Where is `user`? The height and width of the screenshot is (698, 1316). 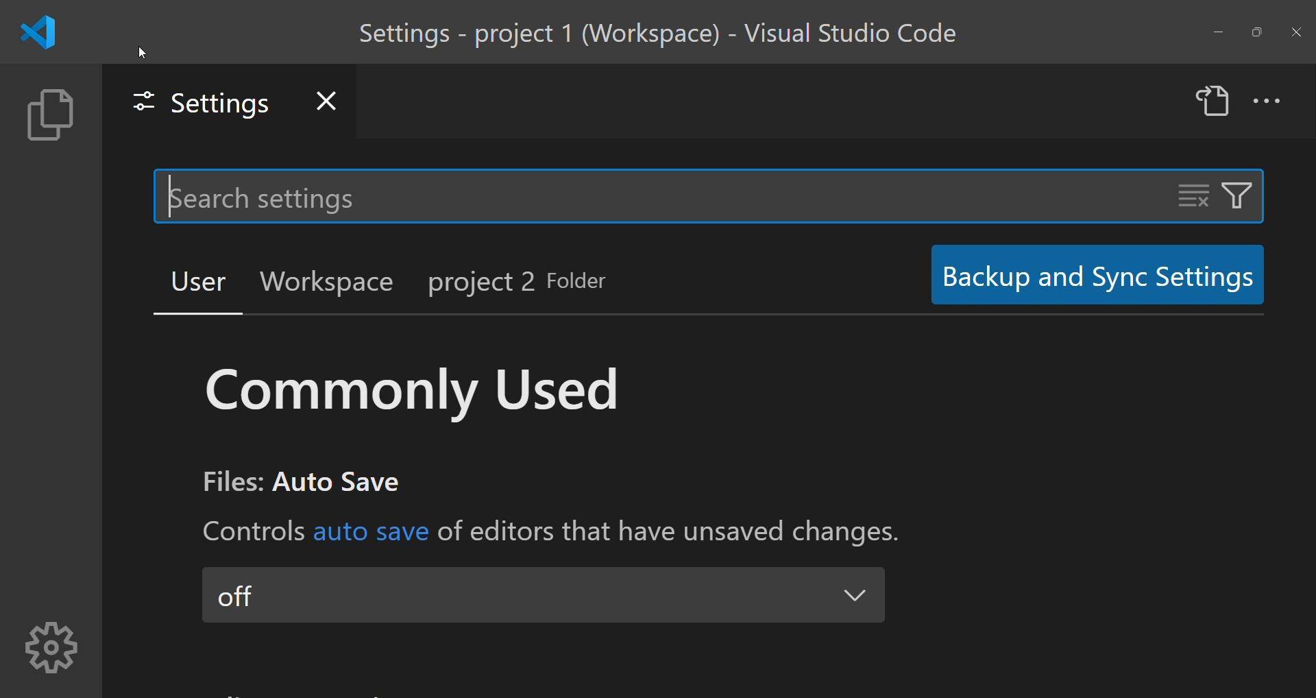 user is located at coordinates (193, 280).